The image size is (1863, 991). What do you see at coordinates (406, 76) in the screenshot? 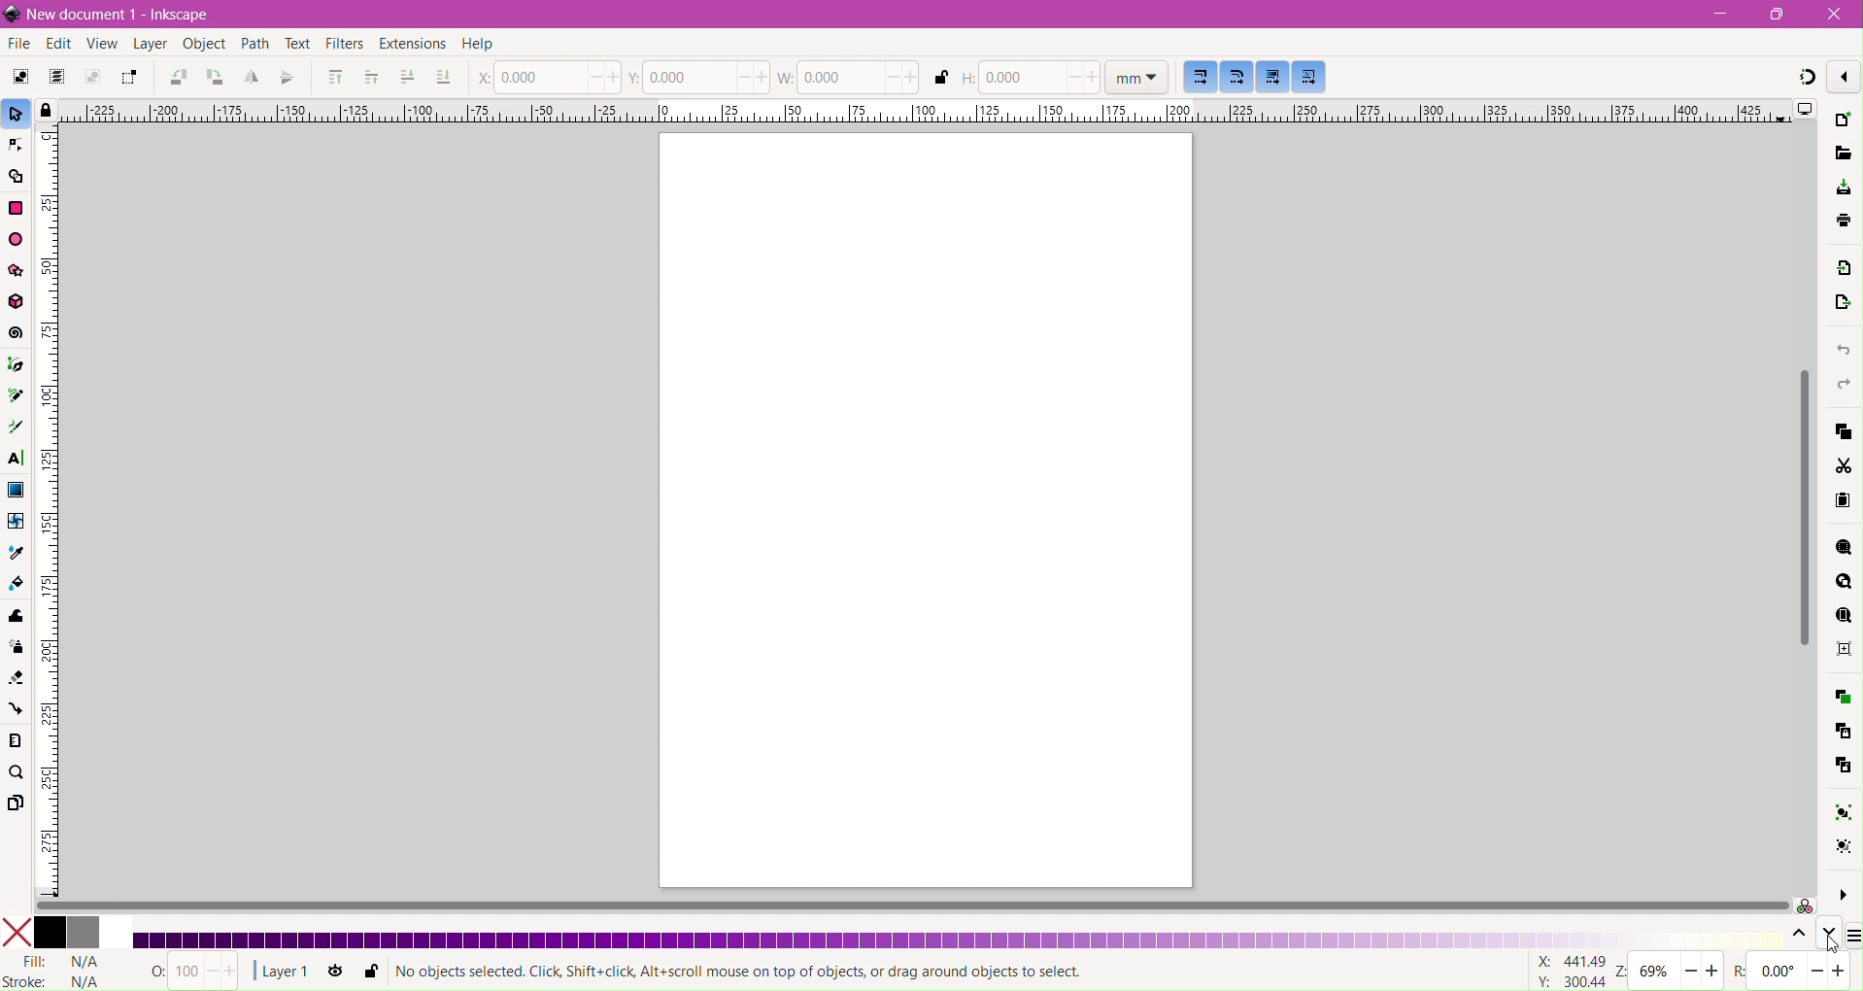
I see `Lower` at bounding box center [406, 76].